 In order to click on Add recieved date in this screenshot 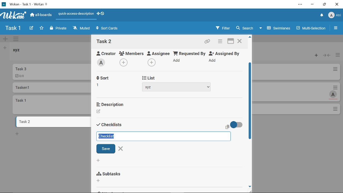, I will do `click(101, 86)`.